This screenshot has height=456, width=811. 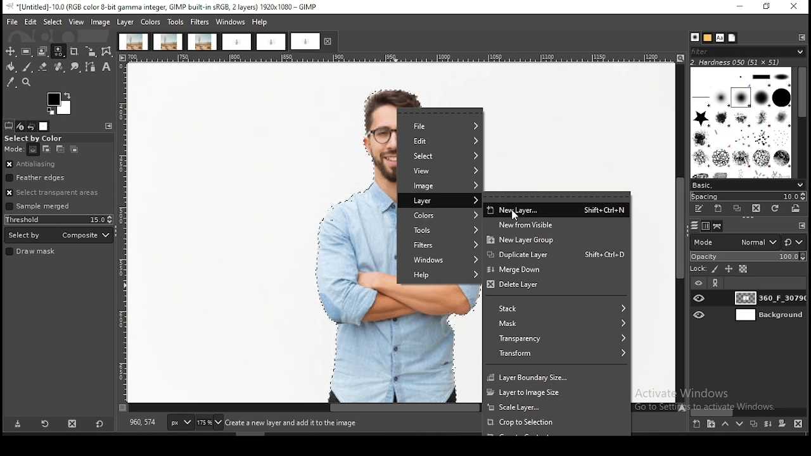 What do you see at coordinates (297, 423) in the screenshot?
I see `create new layer and add it to the image` at bounding box center [297, 423].